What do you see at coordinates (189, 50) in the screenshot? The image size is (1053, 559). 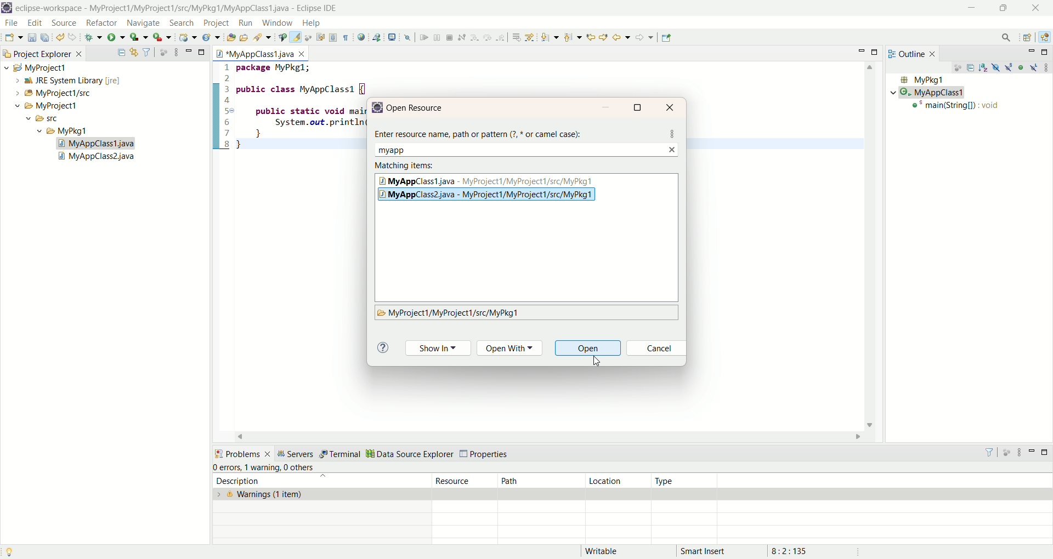 I see `minimize` at bounding box center [189, 50].